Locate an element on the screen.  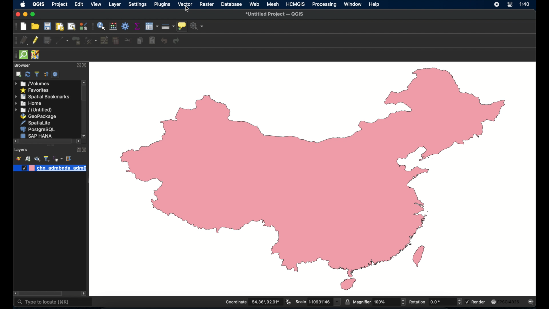
paste features is located at coordinates (153, 41).